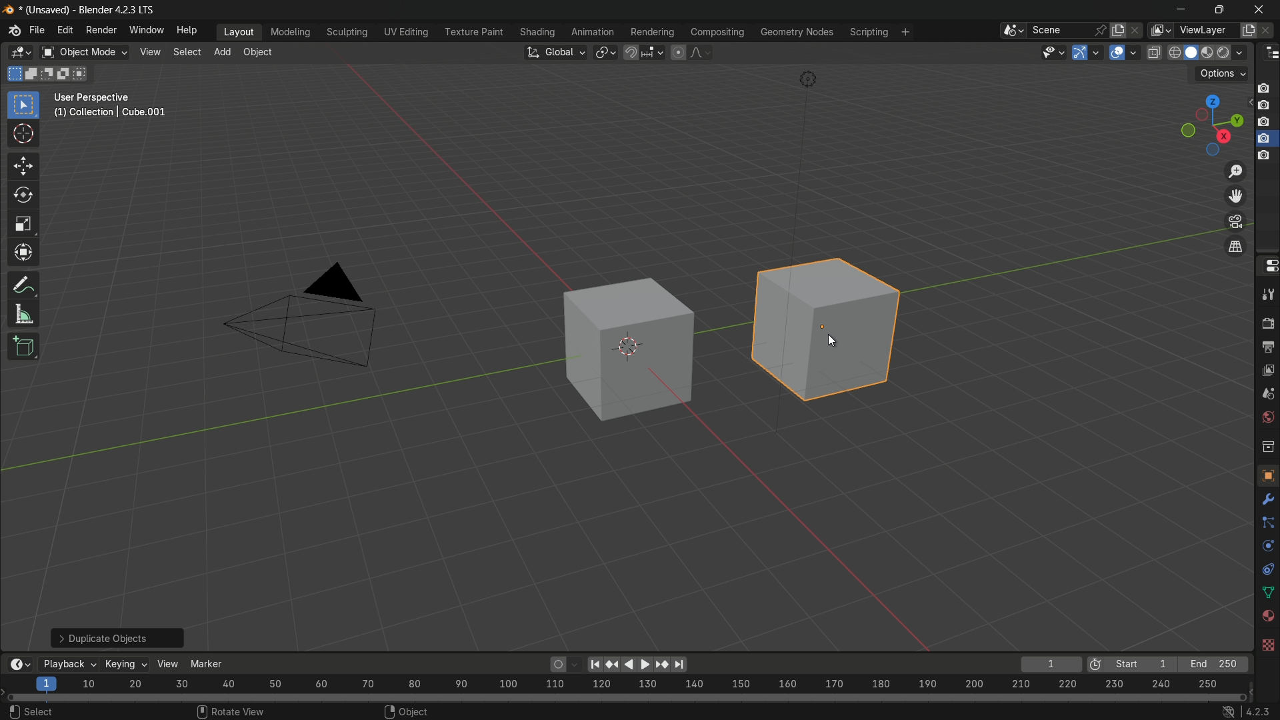  Describe the element at coordinates (1117, 29) in the screenshot. I see `new scene` at that location.